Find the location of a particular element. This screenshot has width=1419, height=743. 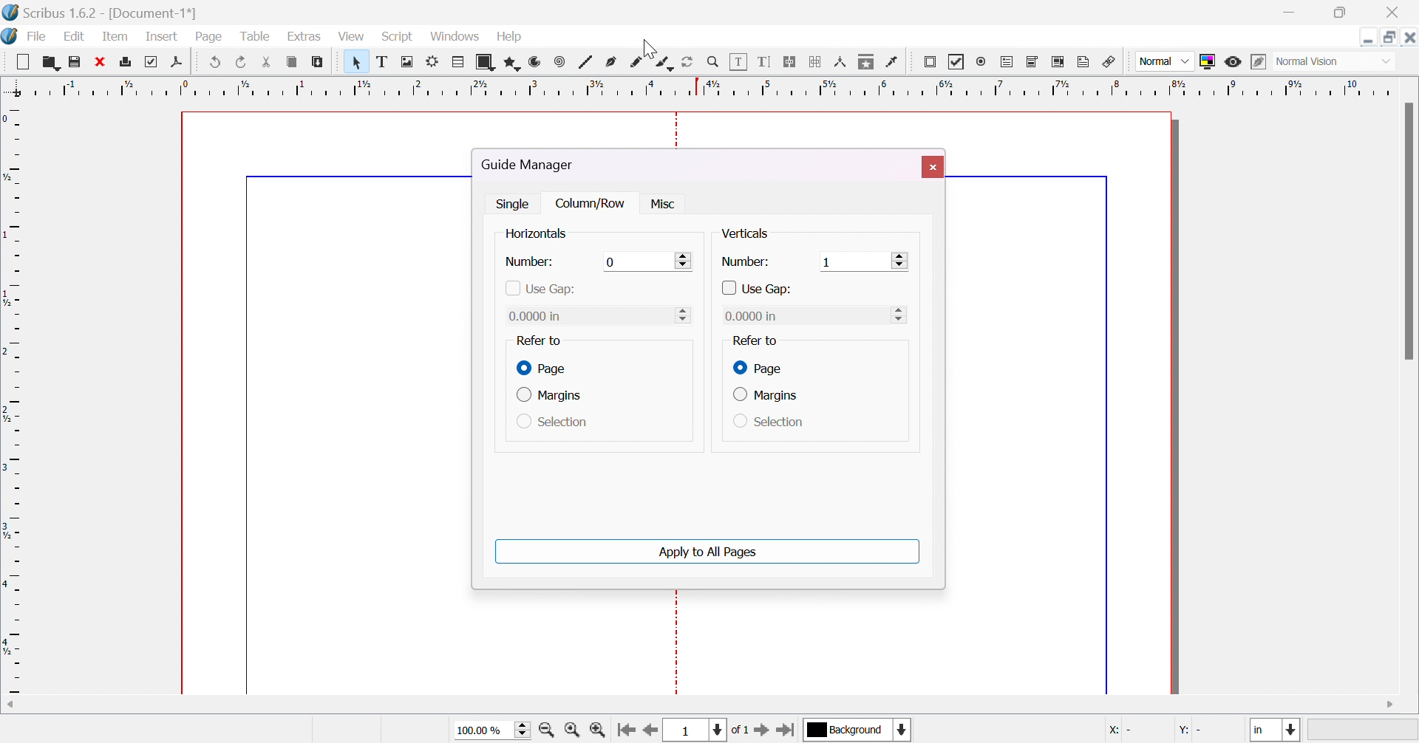

bezier curve is located at coordinates (612, 63).